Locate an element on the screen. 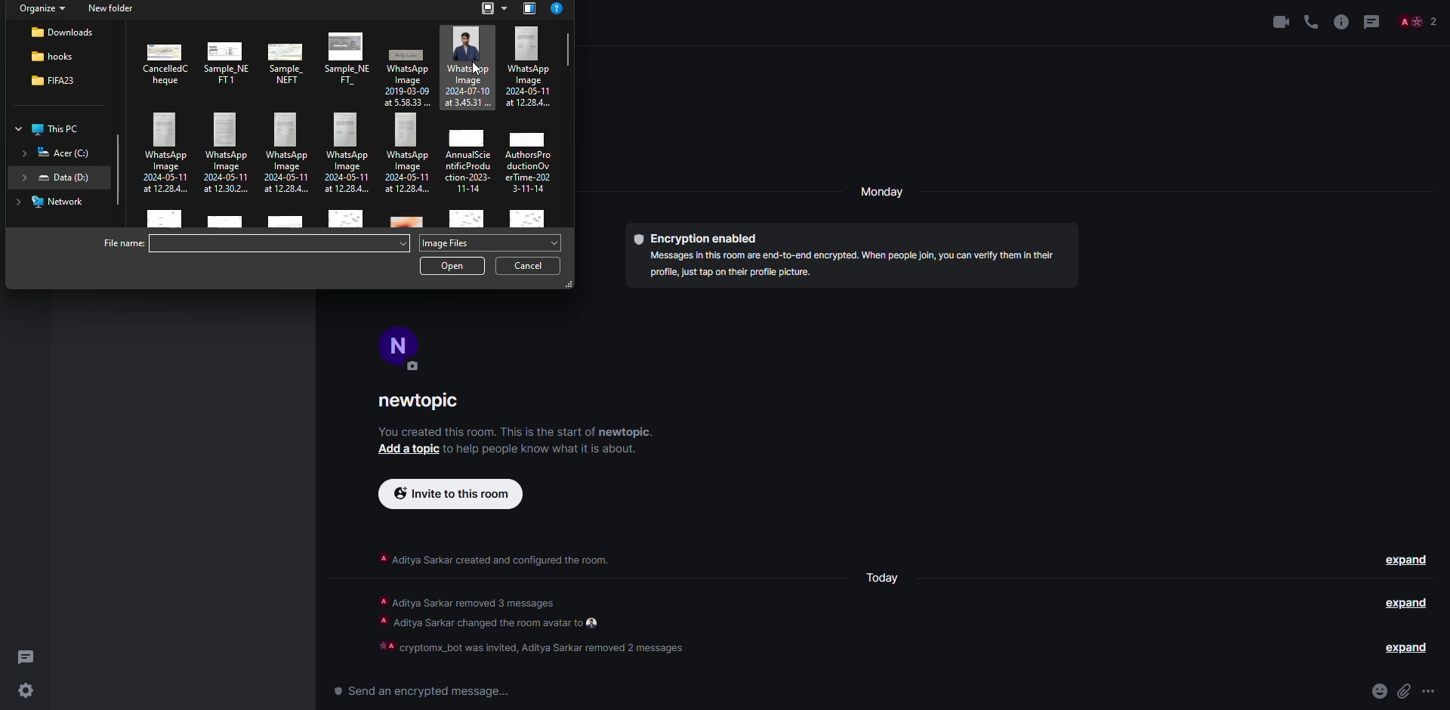 This screenshot has width=1450, height=710. cursor is located at coordinates (473, 74).